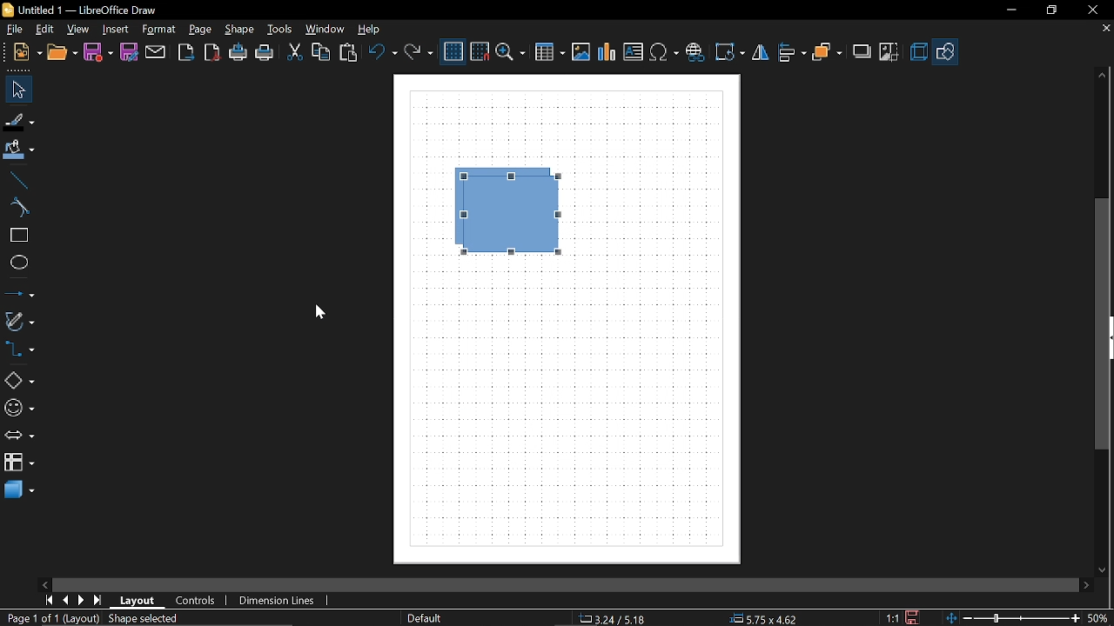 The width and height of the screenshot is (1114, 626). I want to click on Window, so click(325, 30).